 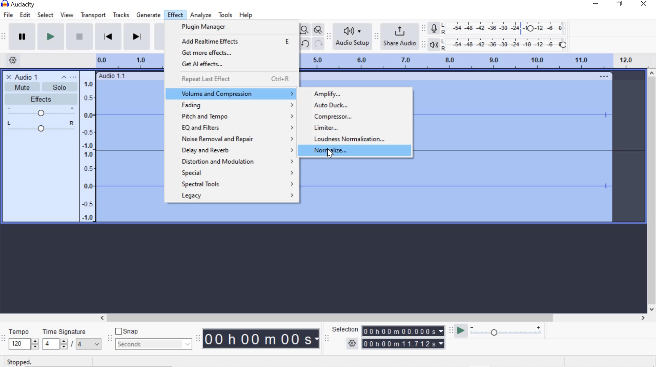 What do you see at coordinates (152, 344) in the screenshot?
I see `seconds` at bounding box center [152, 344].